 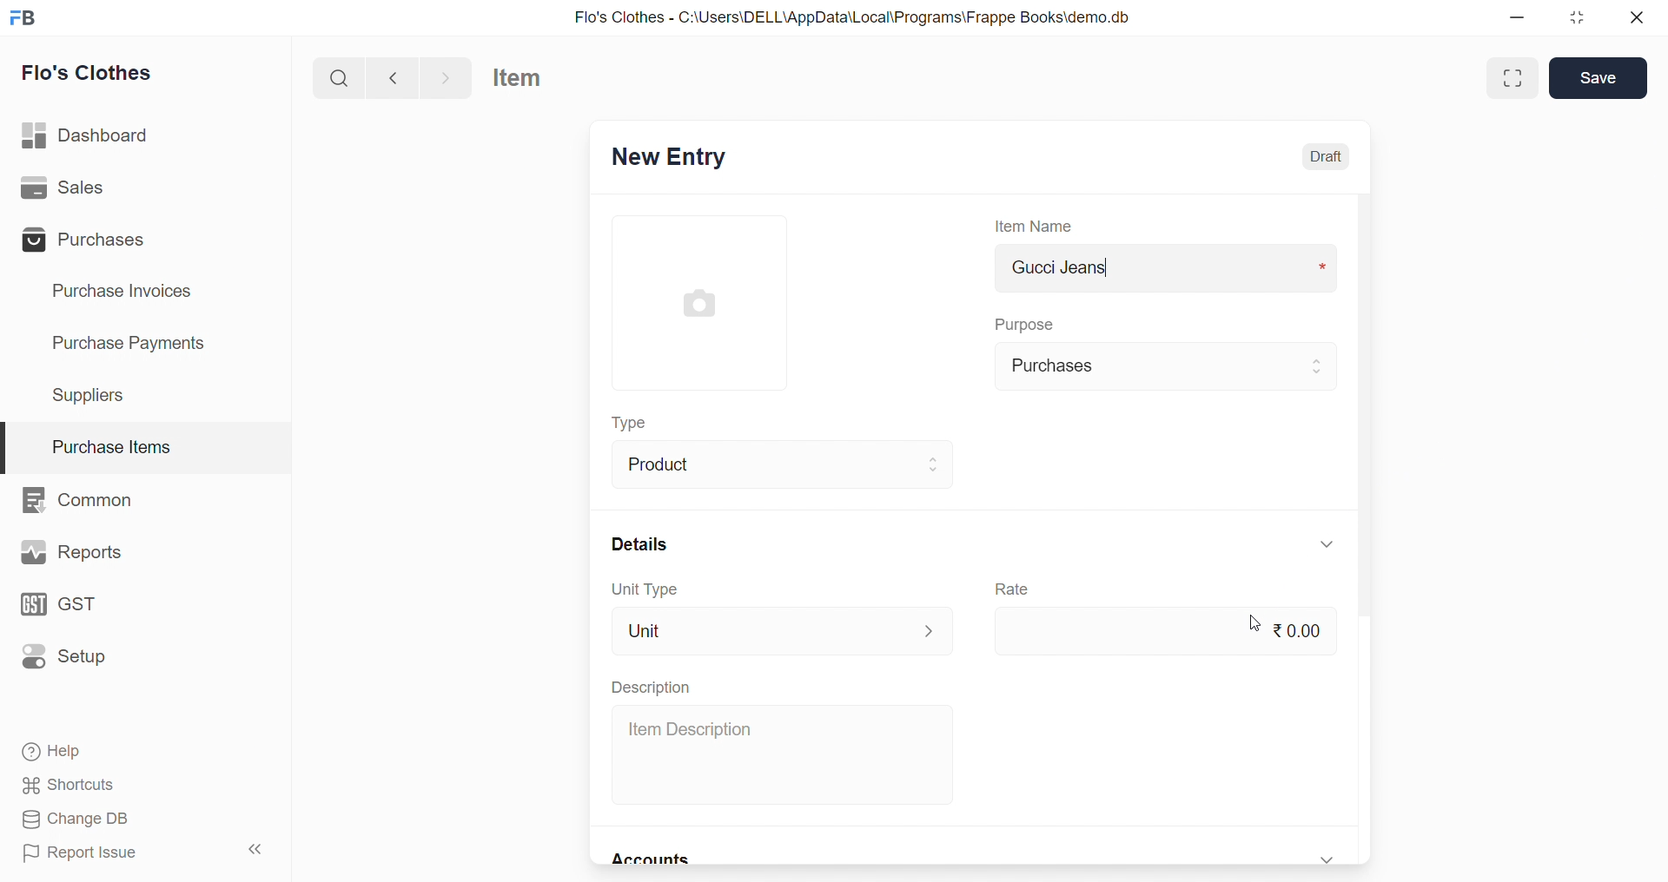 I want to click on Unit, so click(x=784, y=630).